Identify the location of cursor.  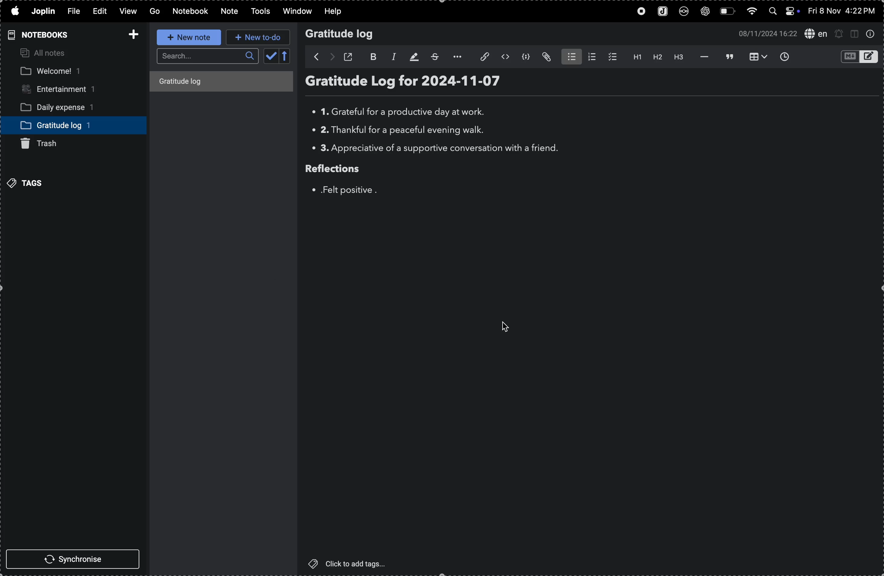
(504, 326).